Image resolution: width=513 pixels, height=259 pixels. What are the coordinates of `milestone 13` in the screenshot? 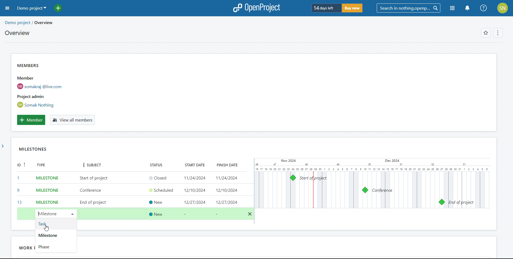 It's located at (441, 202).